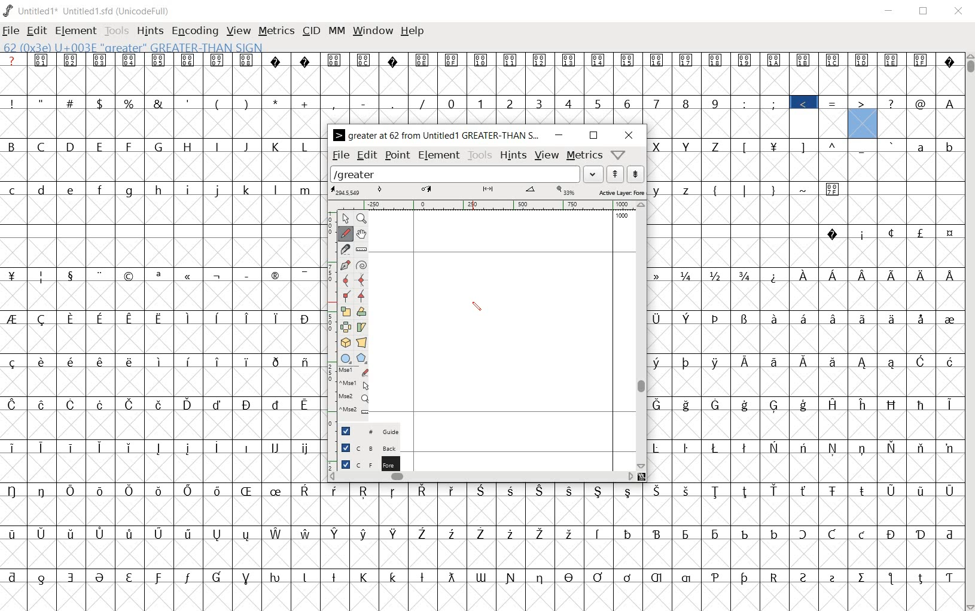 This screenshot has height=611, width=975. What do you see at coordinates (365, 156) in the screenshot?
I see `edit` at bounding box center [365, 156].